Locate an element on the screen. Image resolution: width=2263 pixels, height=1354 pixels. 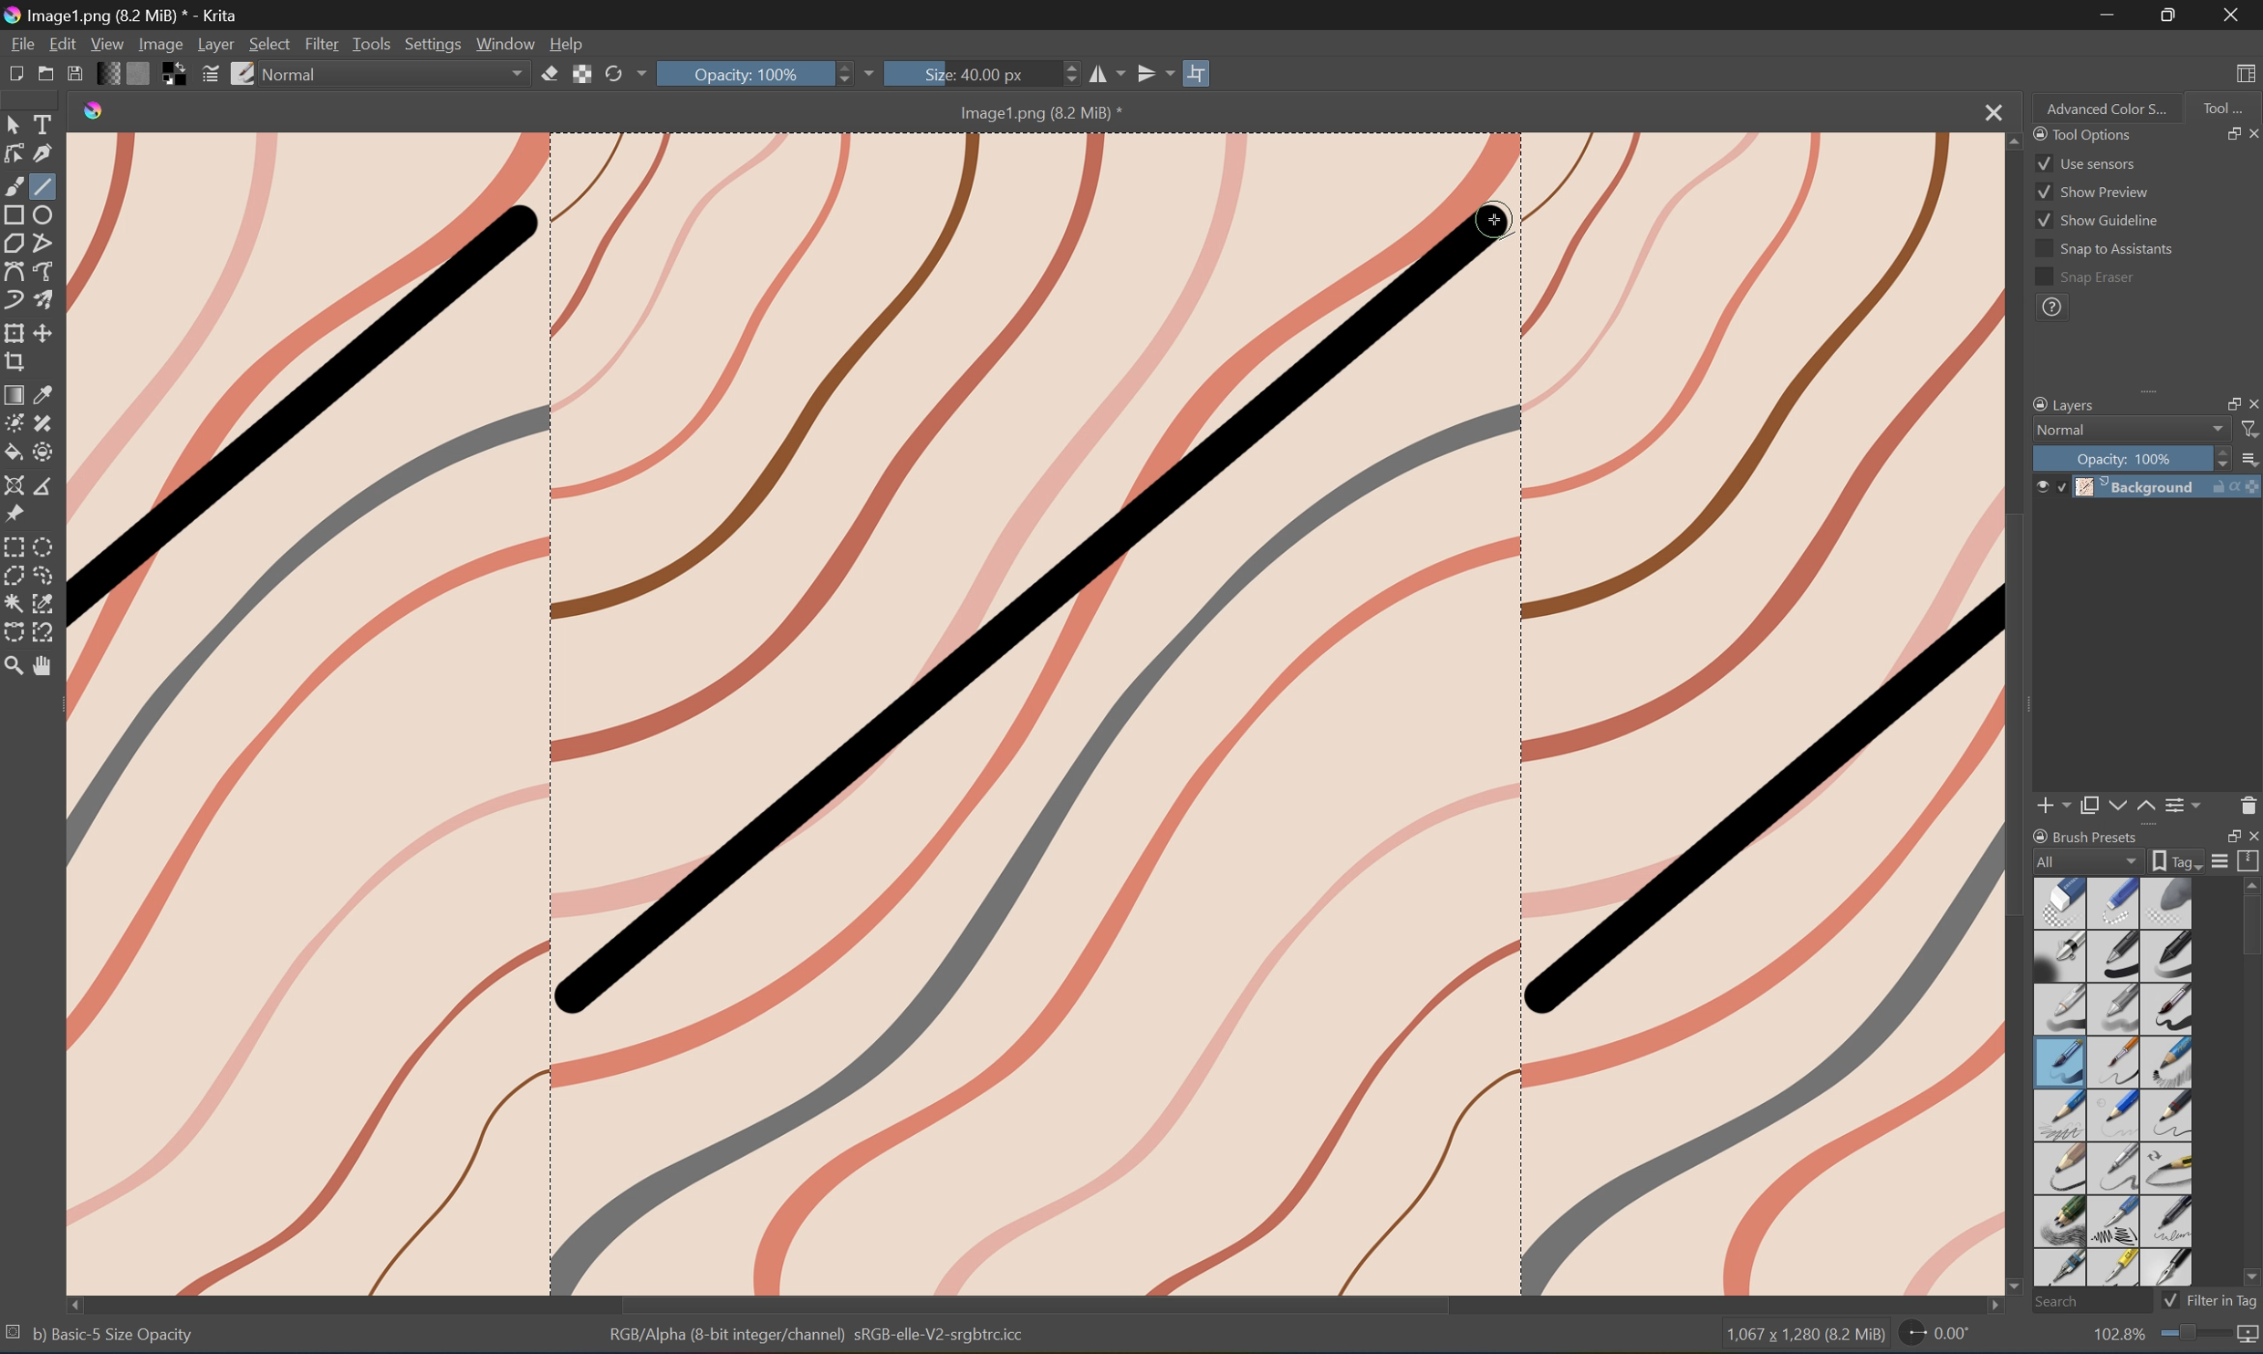
Fill gradients is located at coordinates (112, 75).